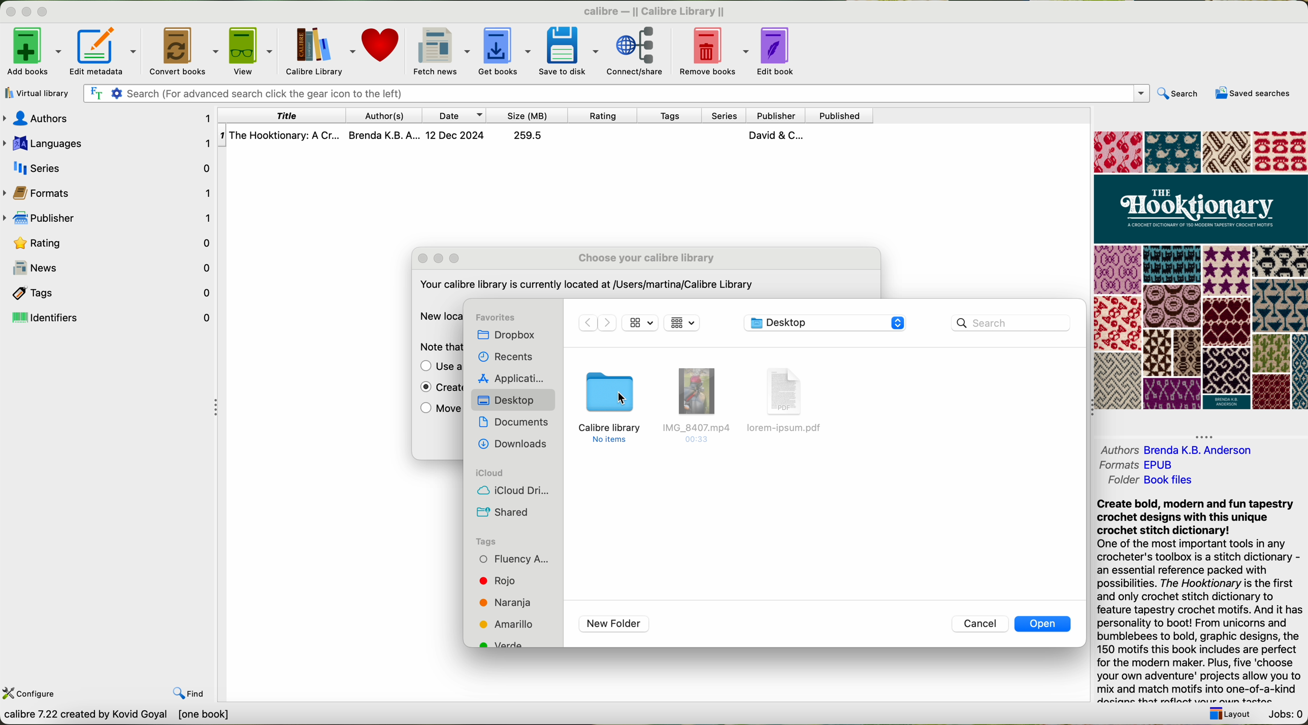 Image resolution: width=1308 pixels, height=725 pixels. I want to click on applications, so click(510, 376).